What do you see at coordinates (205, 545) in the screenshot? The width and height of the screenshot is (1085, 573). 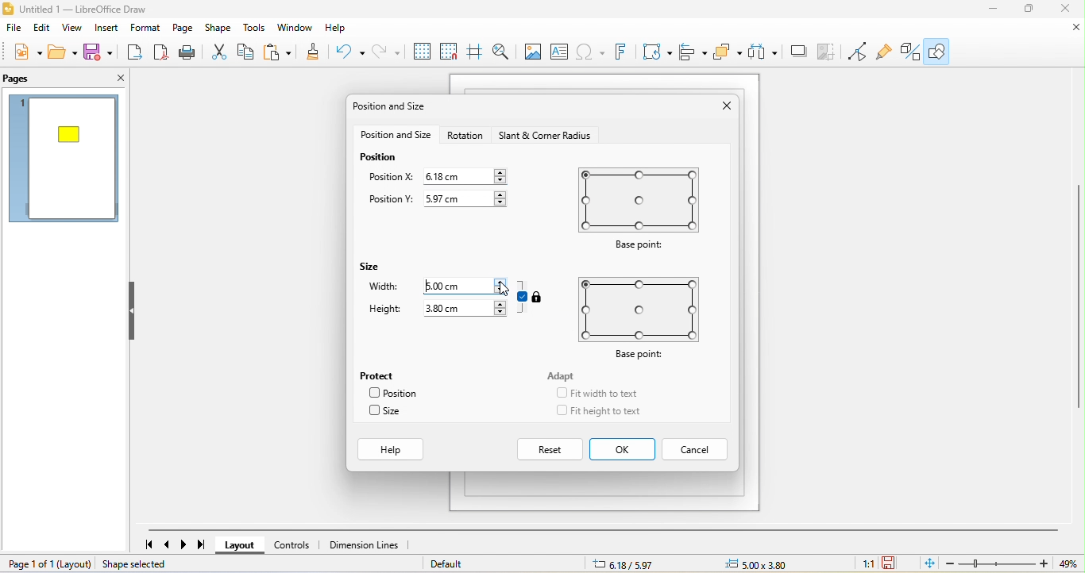 I see `last page` at bounding box center [205, 545].